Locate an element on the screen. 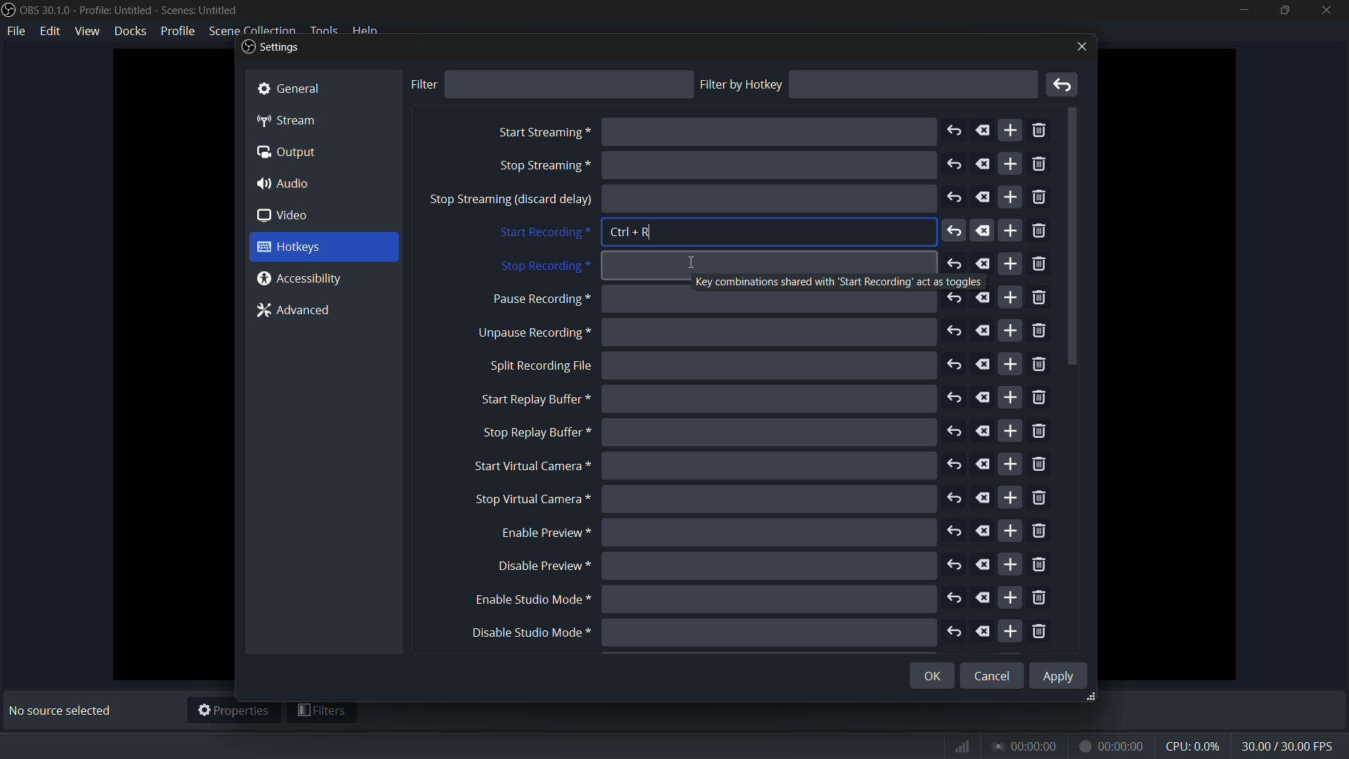 The height and width of the screenshot is (759, 1349). undo is located at coordinates (955, 533).